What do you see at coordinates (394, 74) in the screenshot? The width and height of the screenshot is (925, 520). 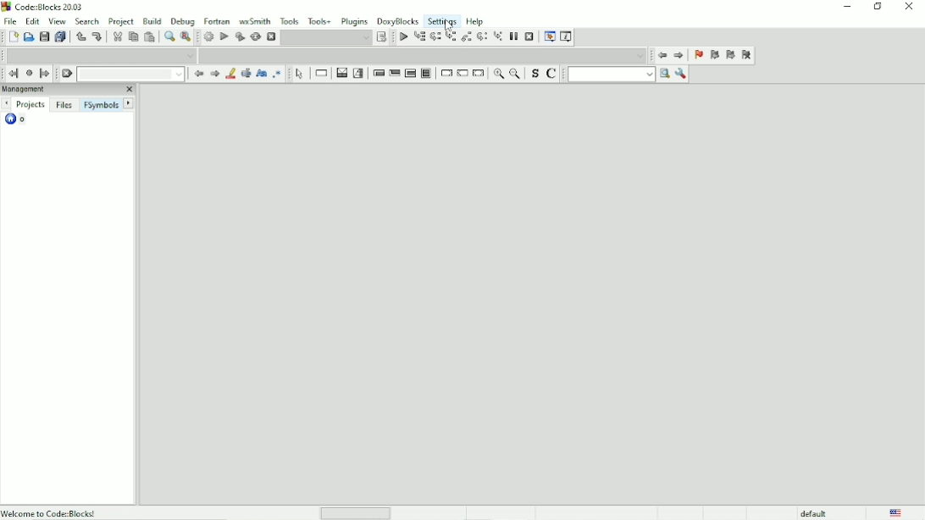 I see `Exit-condition loop` at bounding box center [394, 74].